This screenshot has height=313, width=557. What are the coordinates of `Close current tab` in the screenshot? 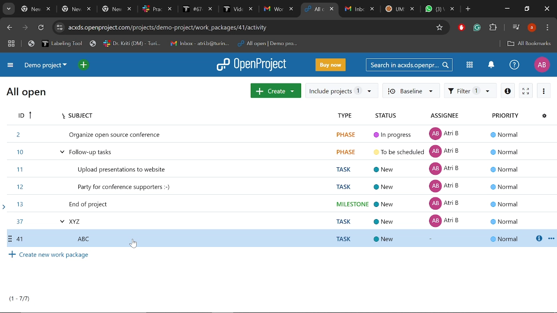 It's located at (332, 10).